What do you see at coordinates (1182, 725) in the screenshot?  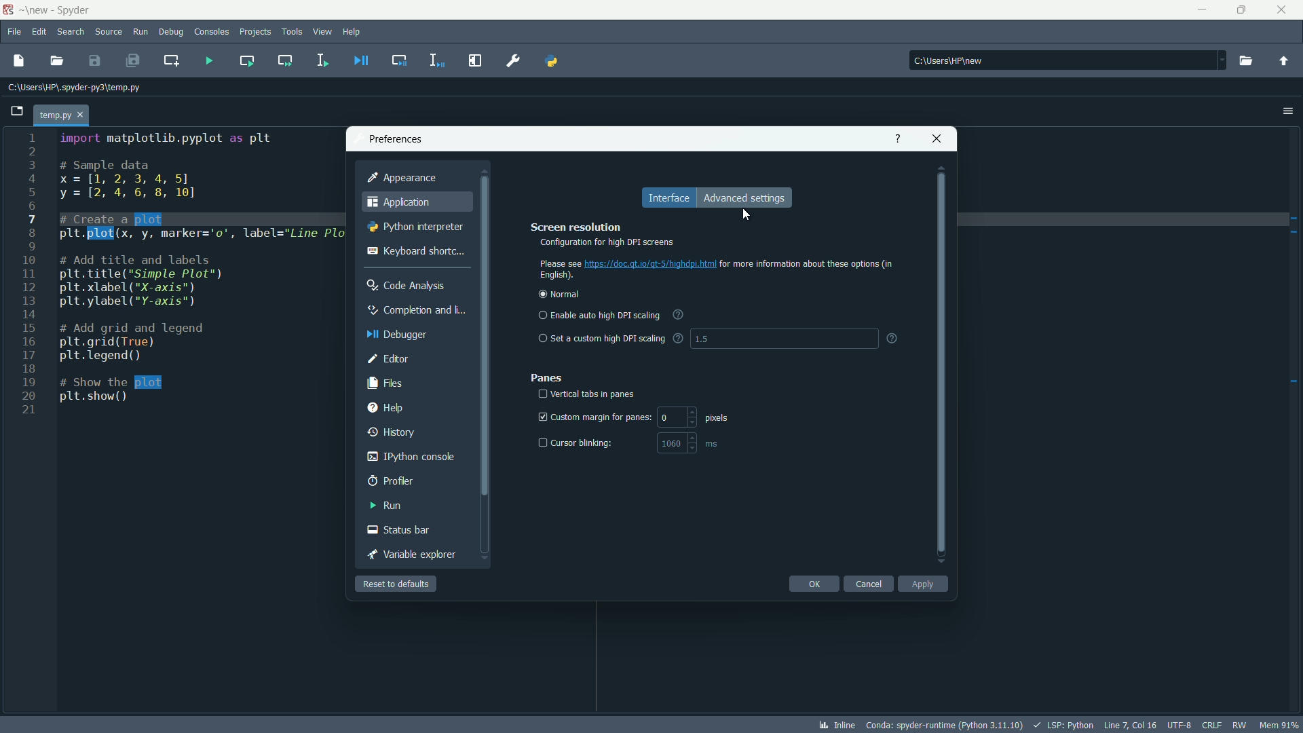 I see `file encoding` at bounding box center [1182, 725].